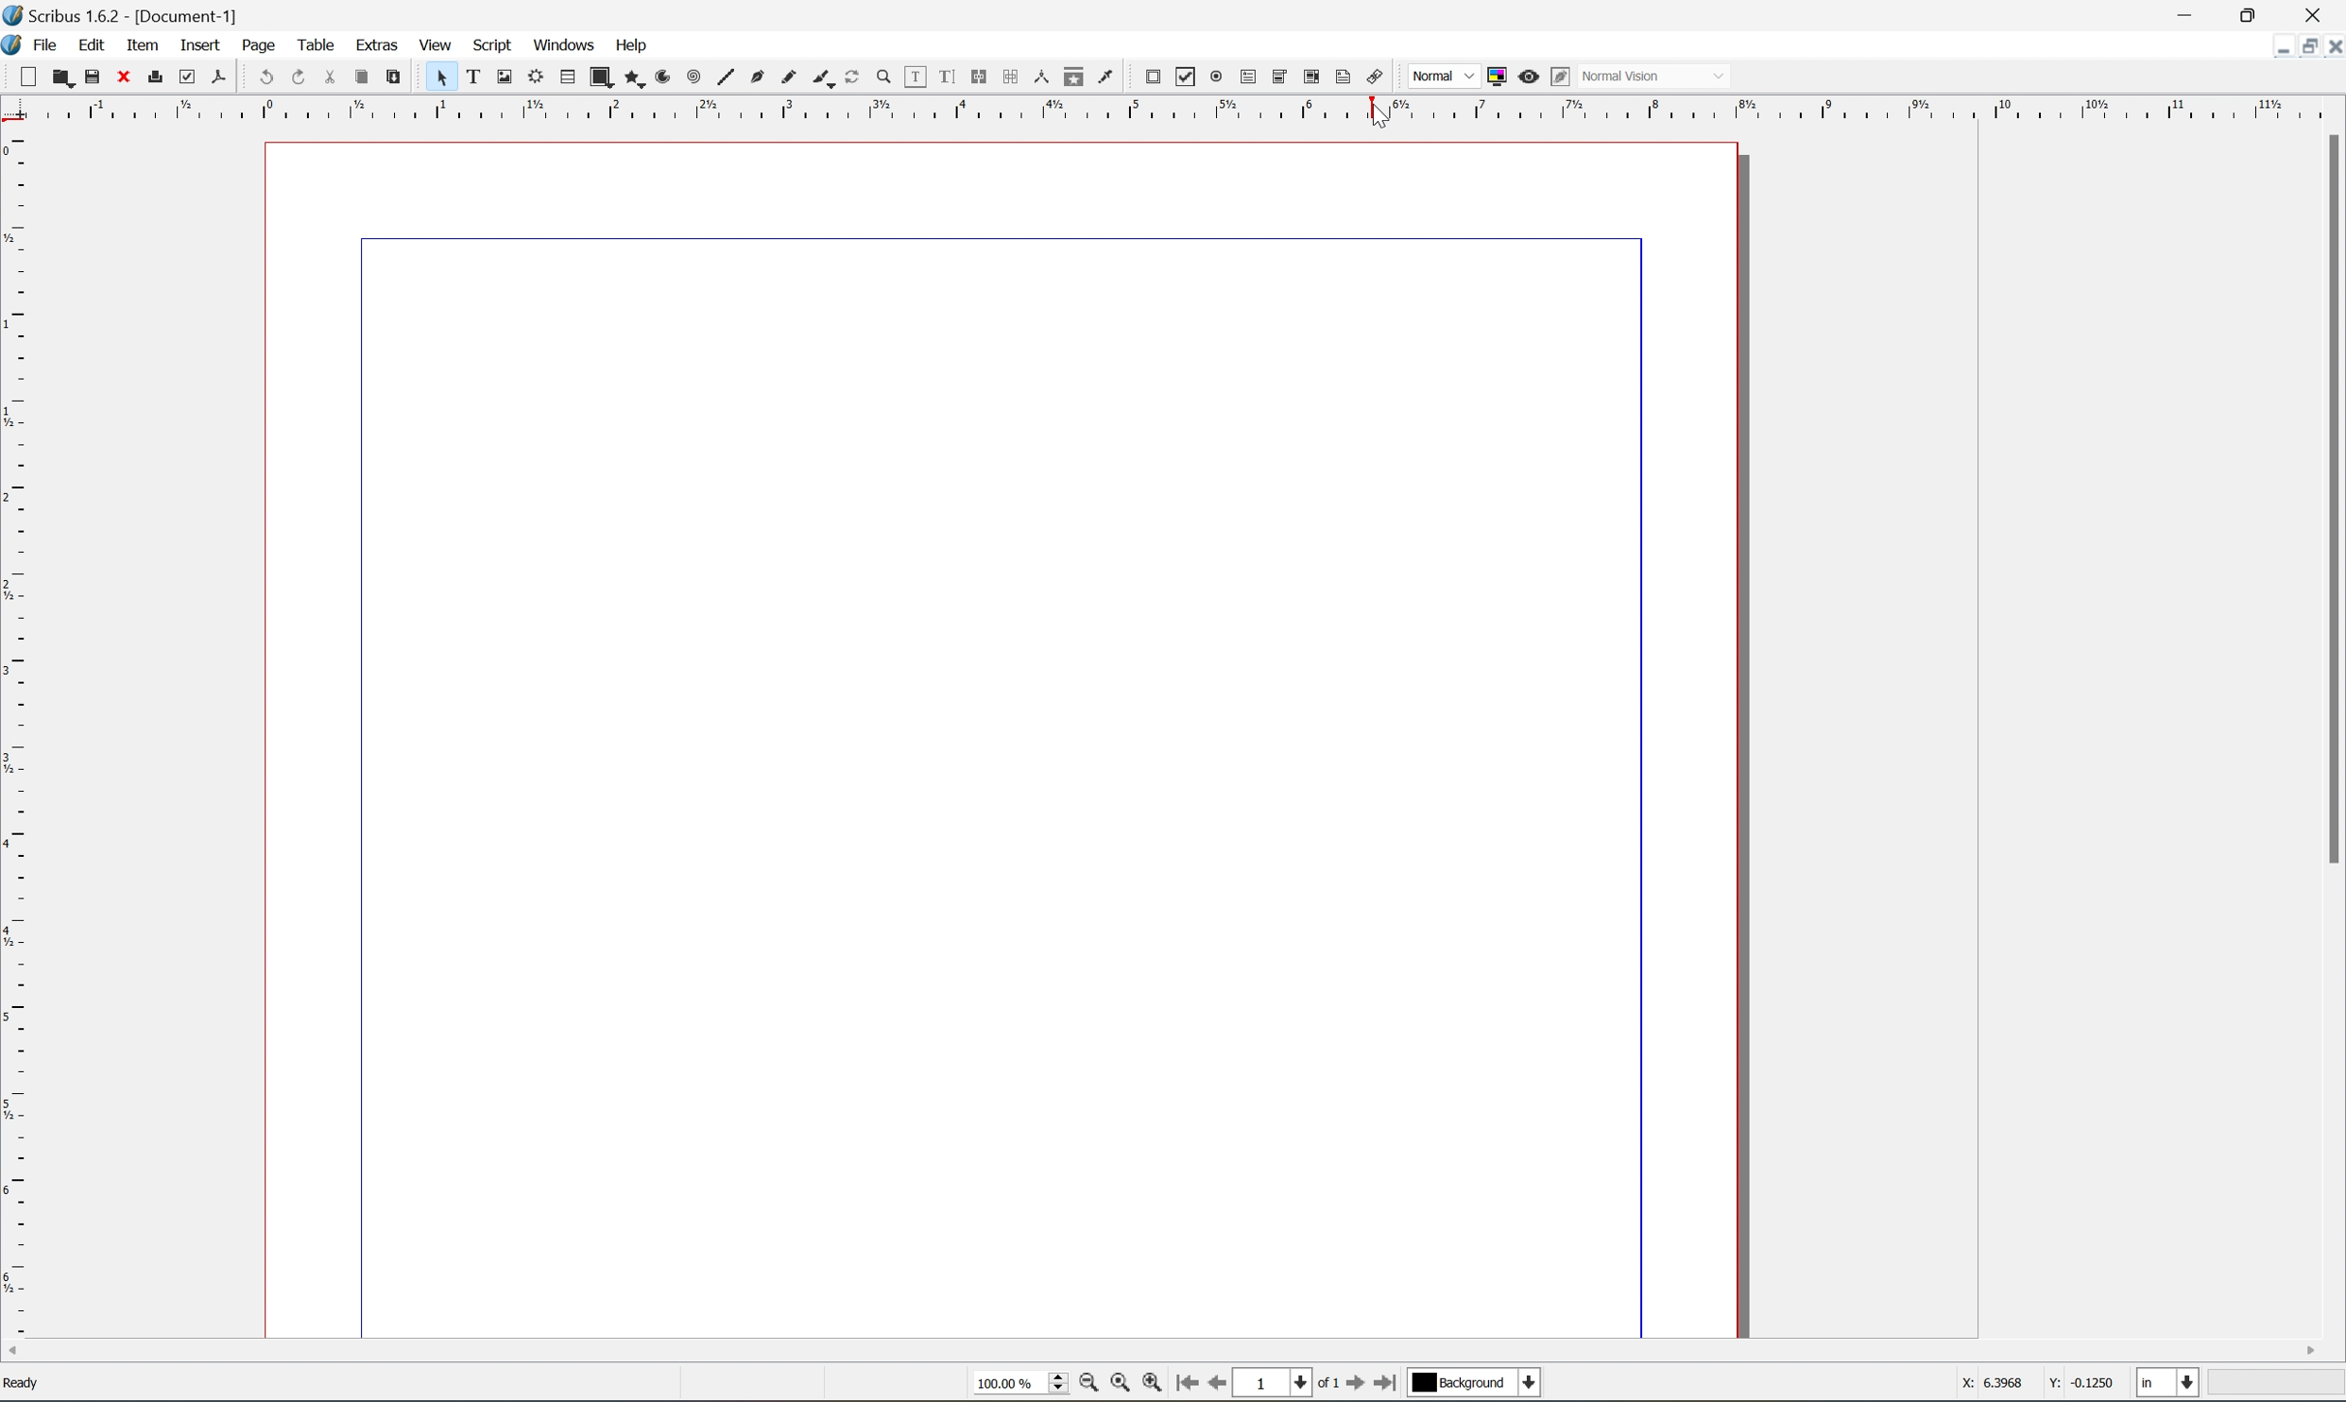 The width and height of the screenshot is (2346, 1402). Describe the element at coordinates (303, 76) in the screenshot. I see `redo` at that location.